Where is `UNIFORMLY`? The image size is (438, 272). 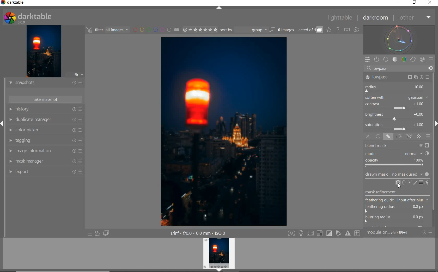
UNIFORMLY is located at coordinates (378, 137).